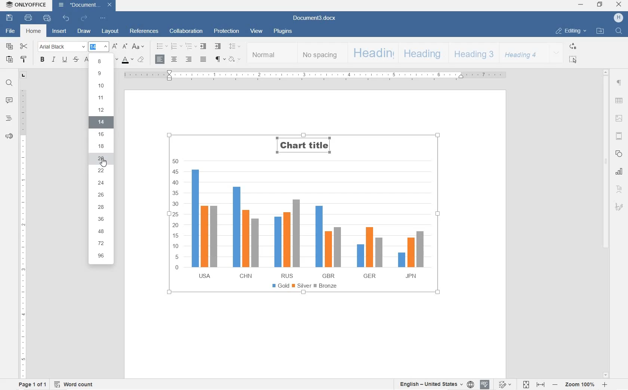 The width and height of the screenshot is (628, 390). Describe the element at coordinates (84, 18) in the screenshot. I see `REDO` at that location.